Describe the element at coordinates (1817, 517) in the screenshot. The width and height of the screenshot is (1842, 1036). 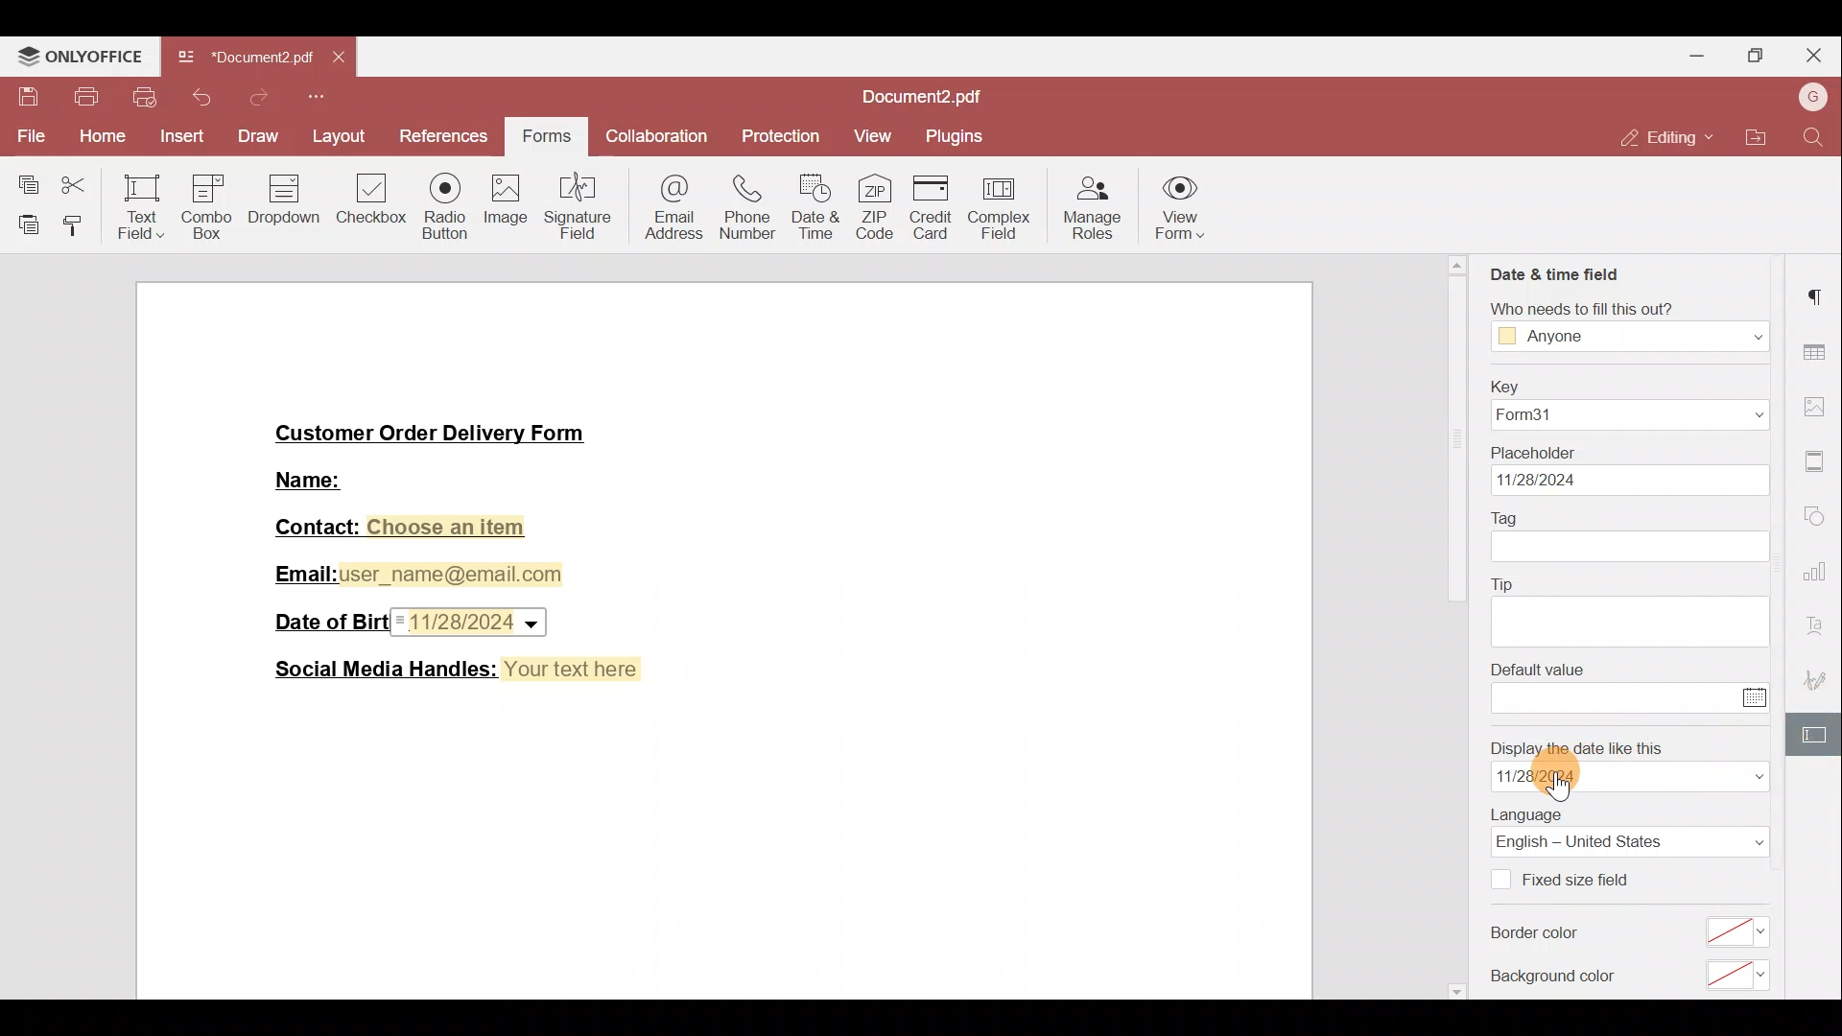
I see `Shapes settings` at that location.